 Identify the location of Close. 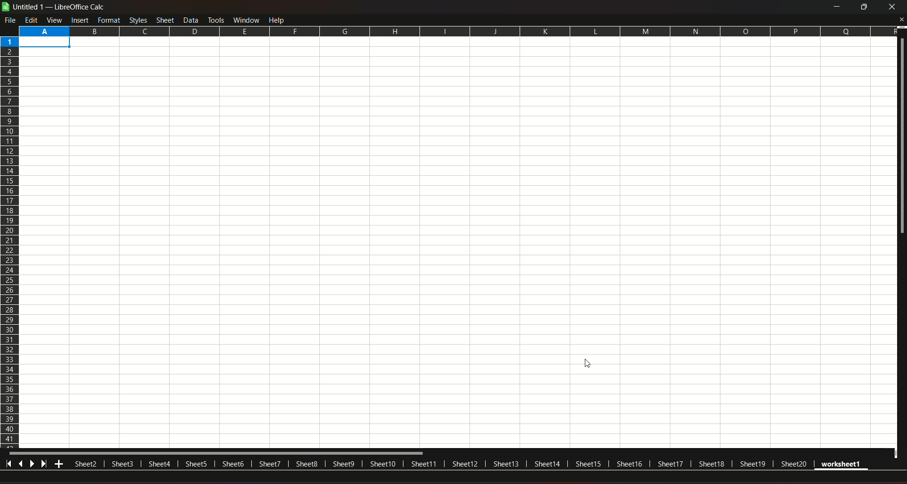
(901, 20).